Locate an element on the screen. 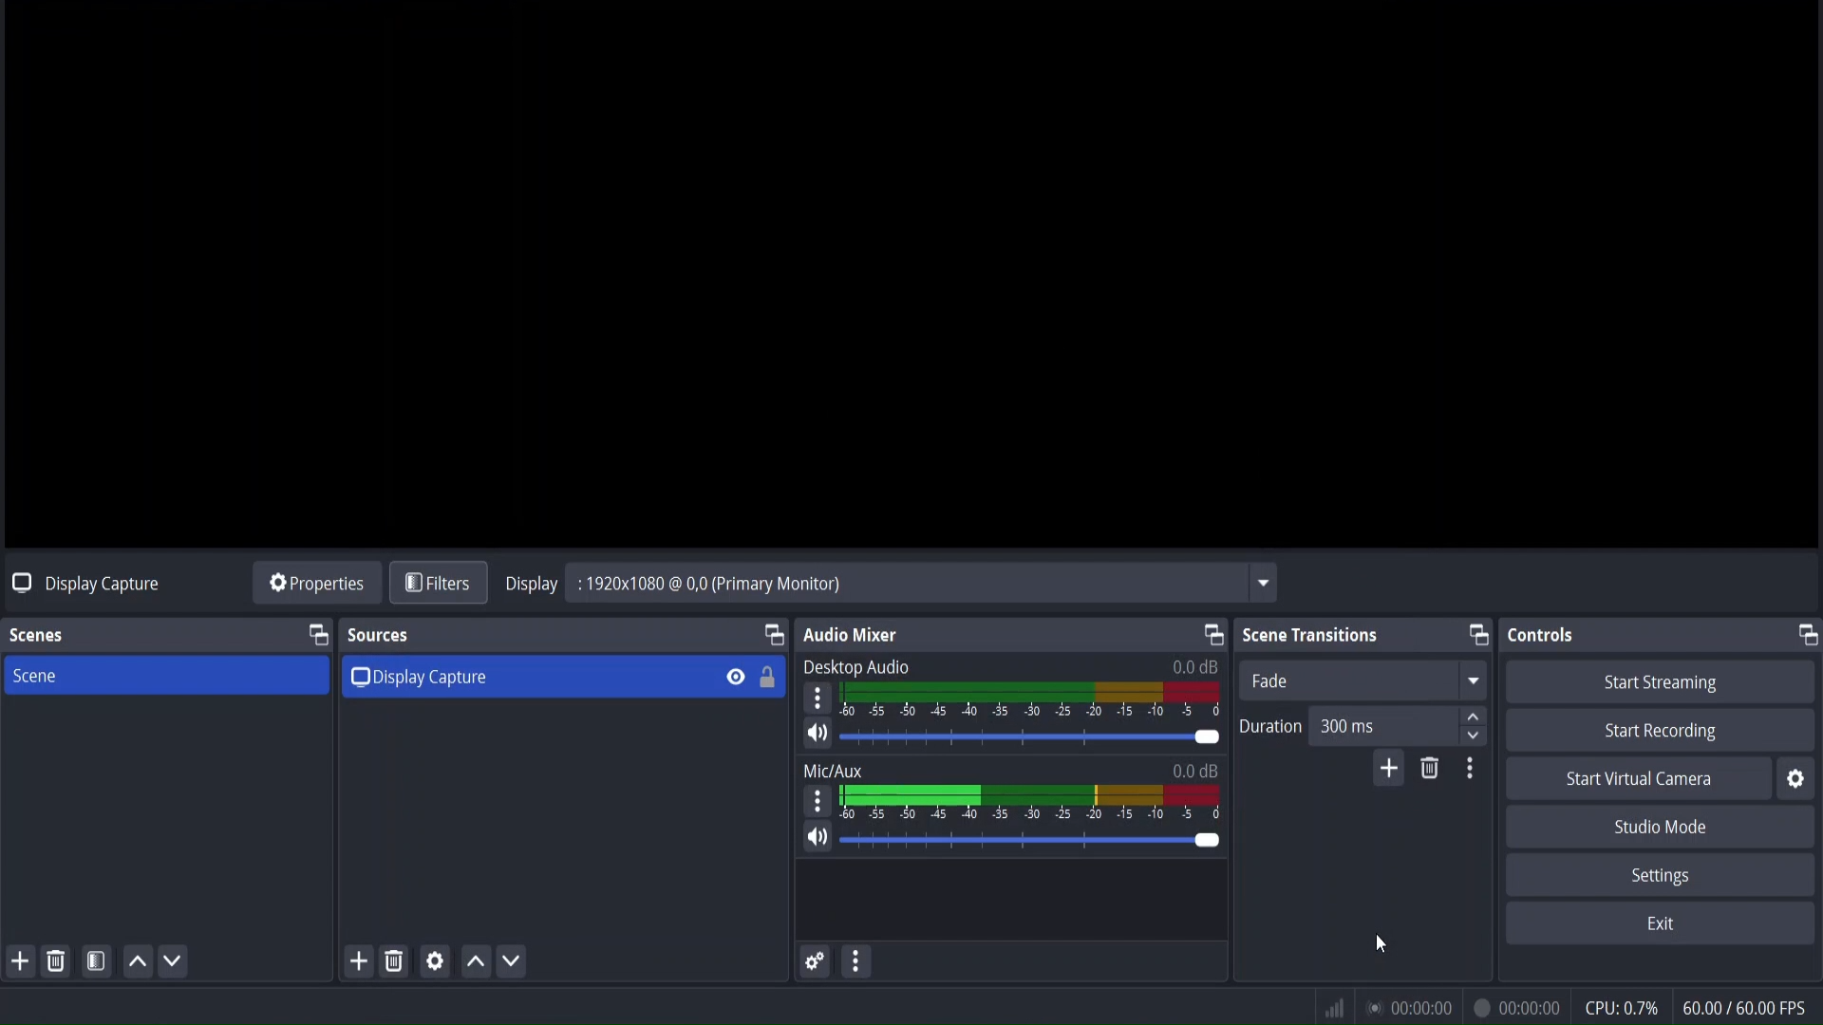 This screenshot has width=1823, height=1025. move scene up is located at coordinates (136, 966).